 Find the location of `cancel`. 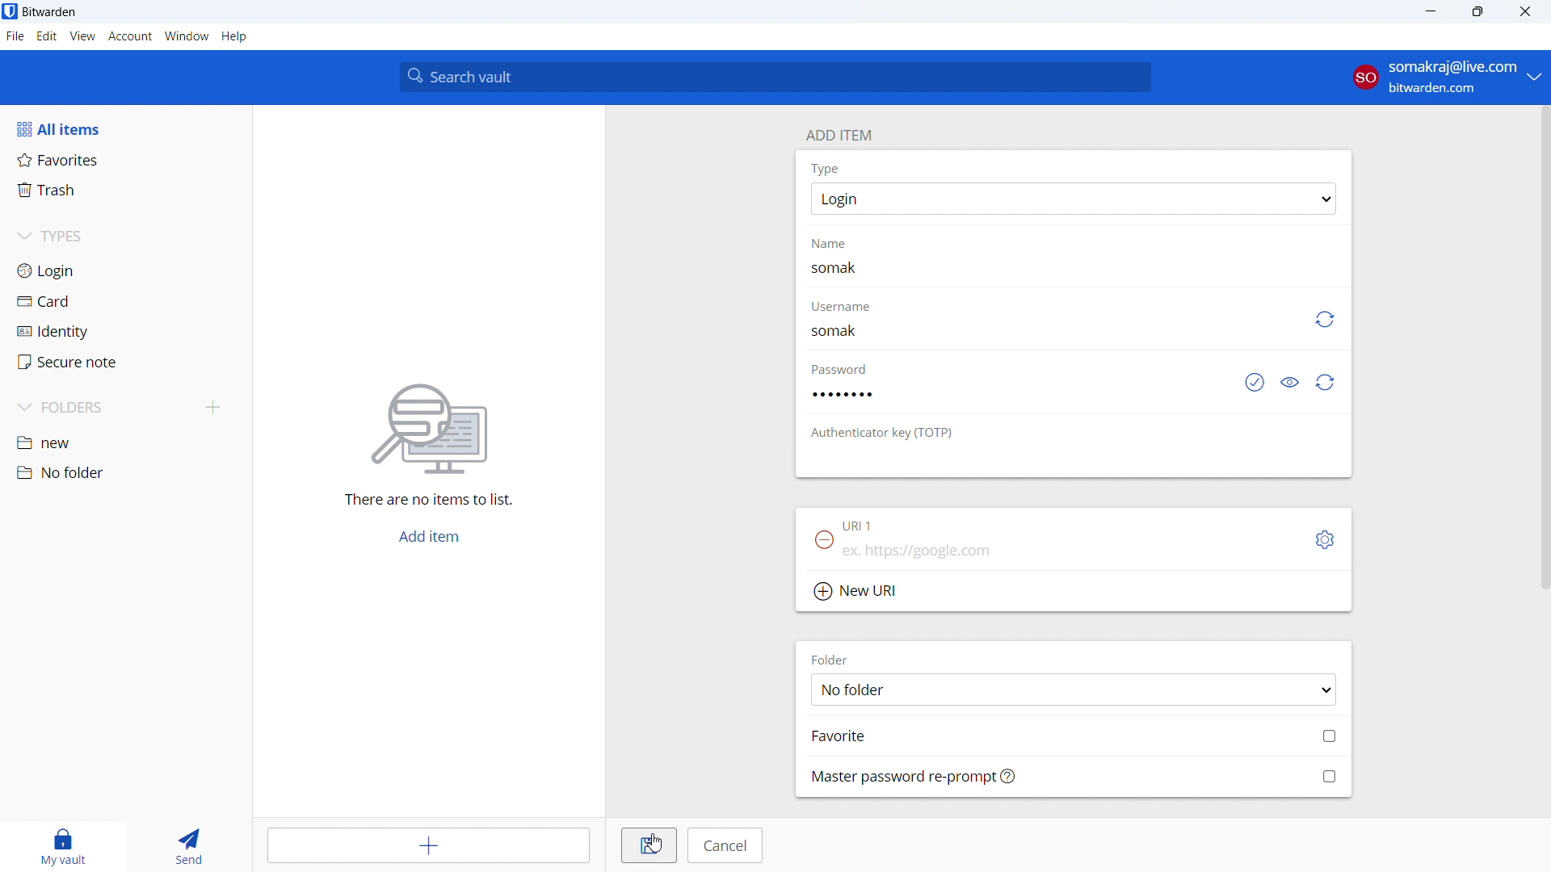

cancel is located at coordinates (725, 845).